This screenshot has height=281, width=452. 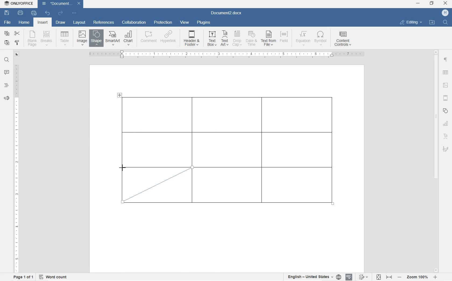 I want to click on EDITING, so click(x=411, y=22).